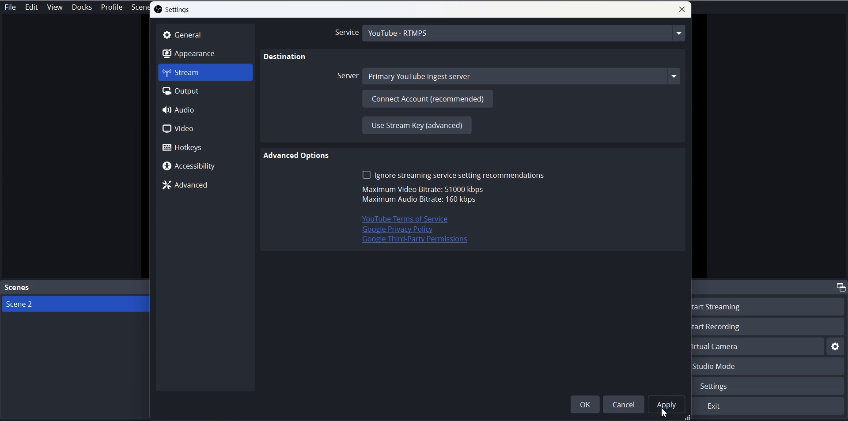 The image size is (848, 421). I want to click on Stream, so click(205, 72).